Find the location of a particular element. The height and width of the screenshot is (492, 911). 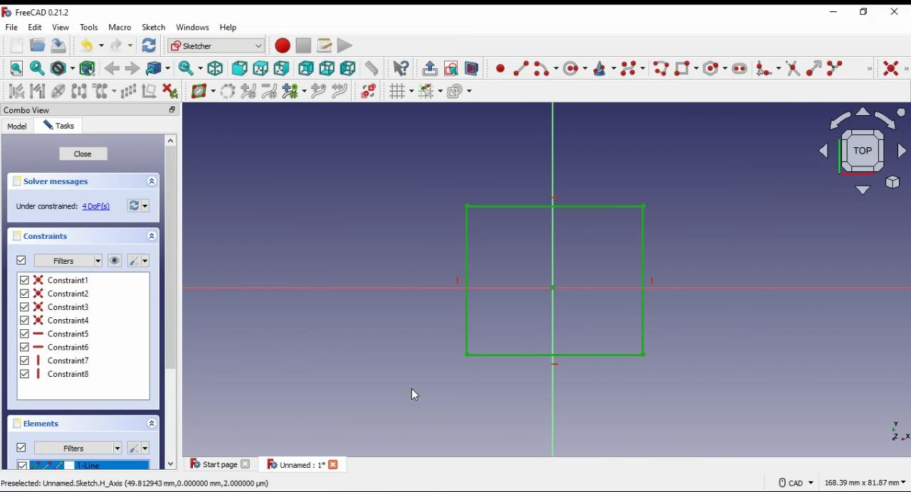

back is located at coordinates (113, 70).